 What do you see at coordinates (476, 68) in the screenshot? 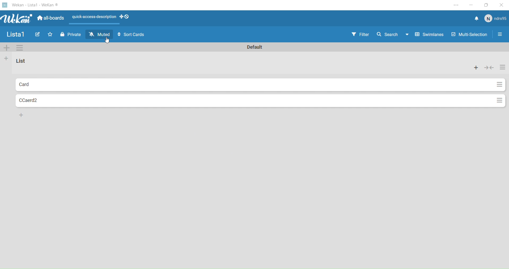
I see `Add` at bounding box center [476, 68].